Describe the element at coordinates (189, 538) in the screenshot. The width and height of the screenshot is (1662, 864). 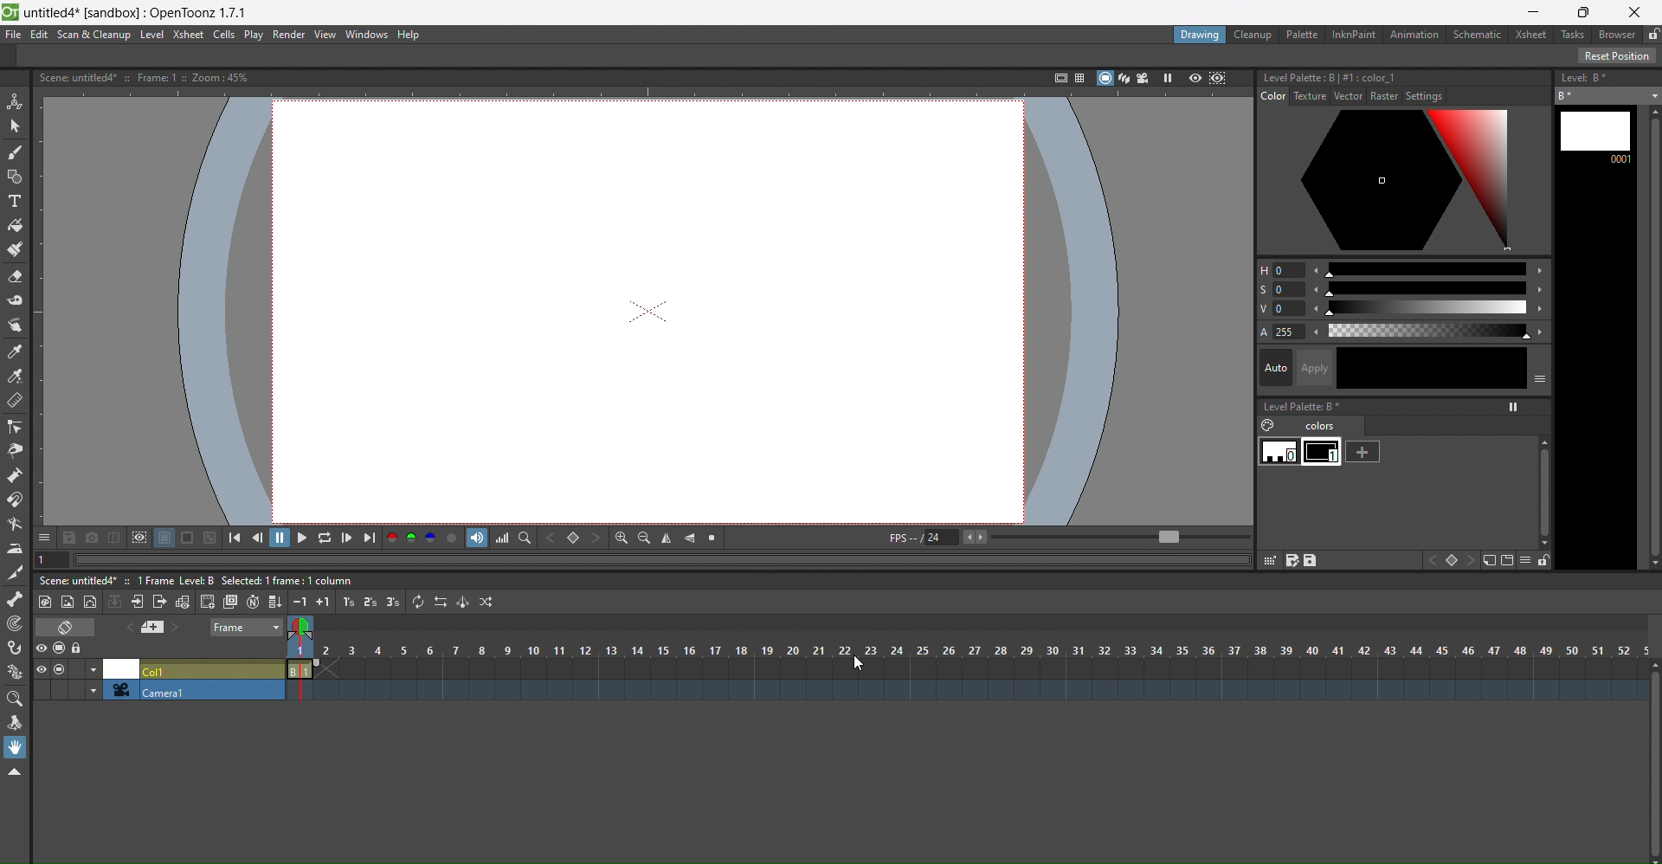
I see `tool` at that location.